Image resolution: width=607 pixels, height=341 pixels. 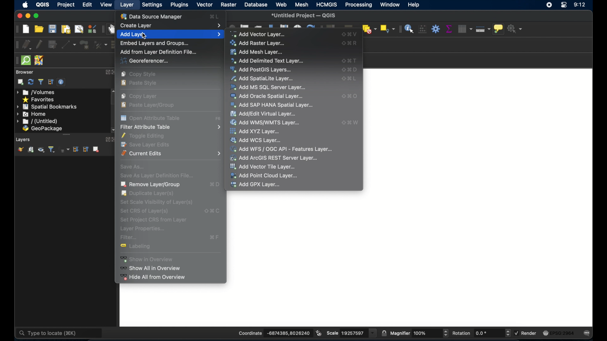 What do you see at coordinates (295, 96) in the screenshot?
I see `Add Oracle Spatial Layer...` at bounding box center [295, 96].